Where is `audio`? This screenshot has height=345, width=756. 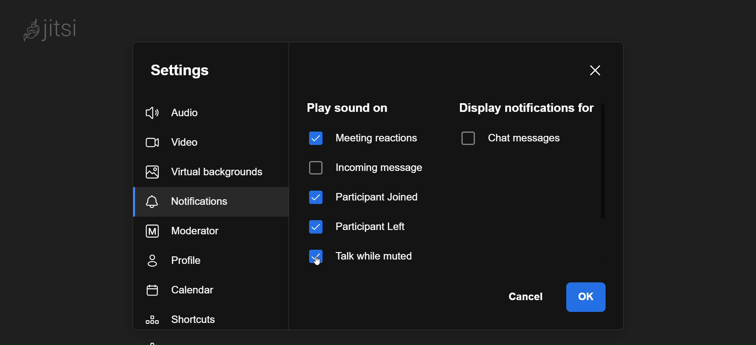
audio is located at coordinates (175, 111).